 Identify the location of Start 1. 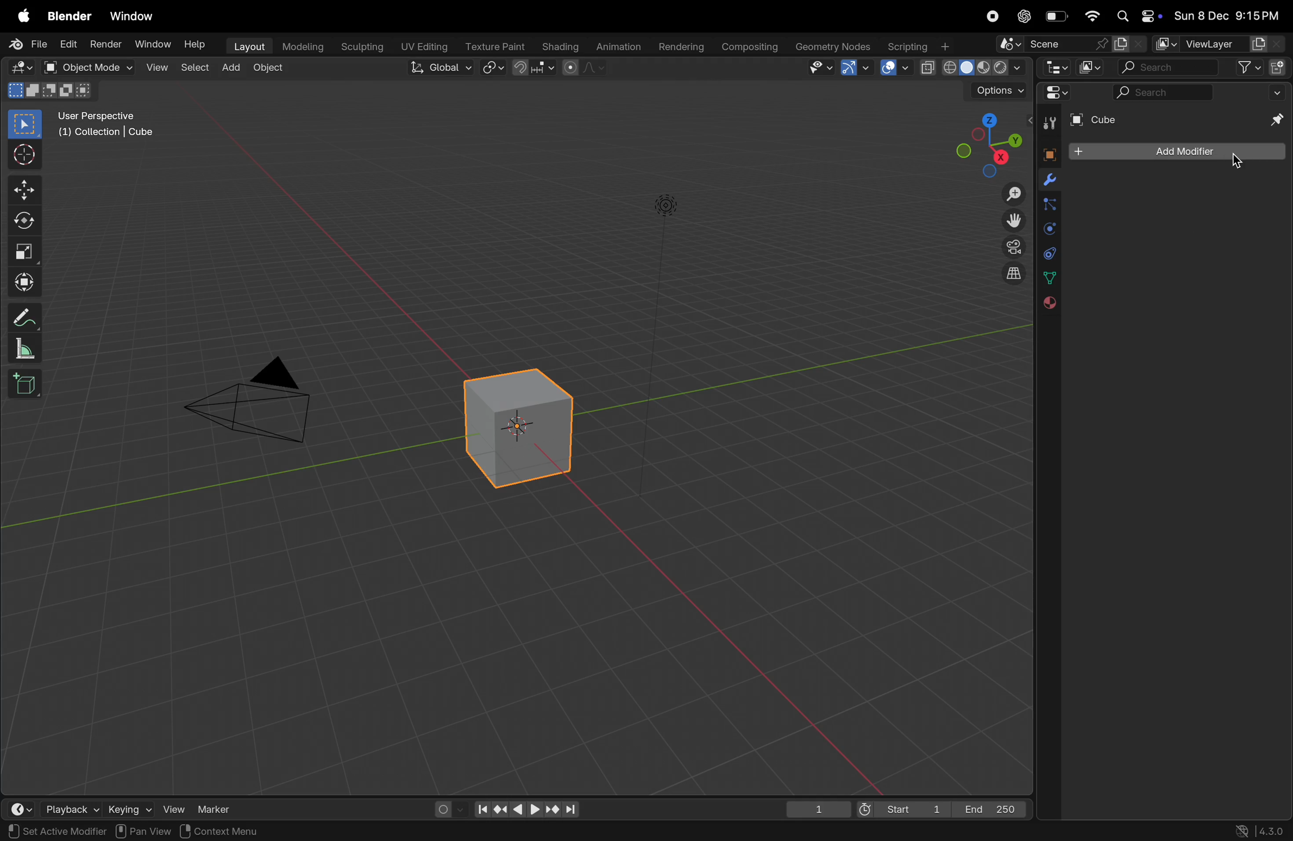
(901, 808).